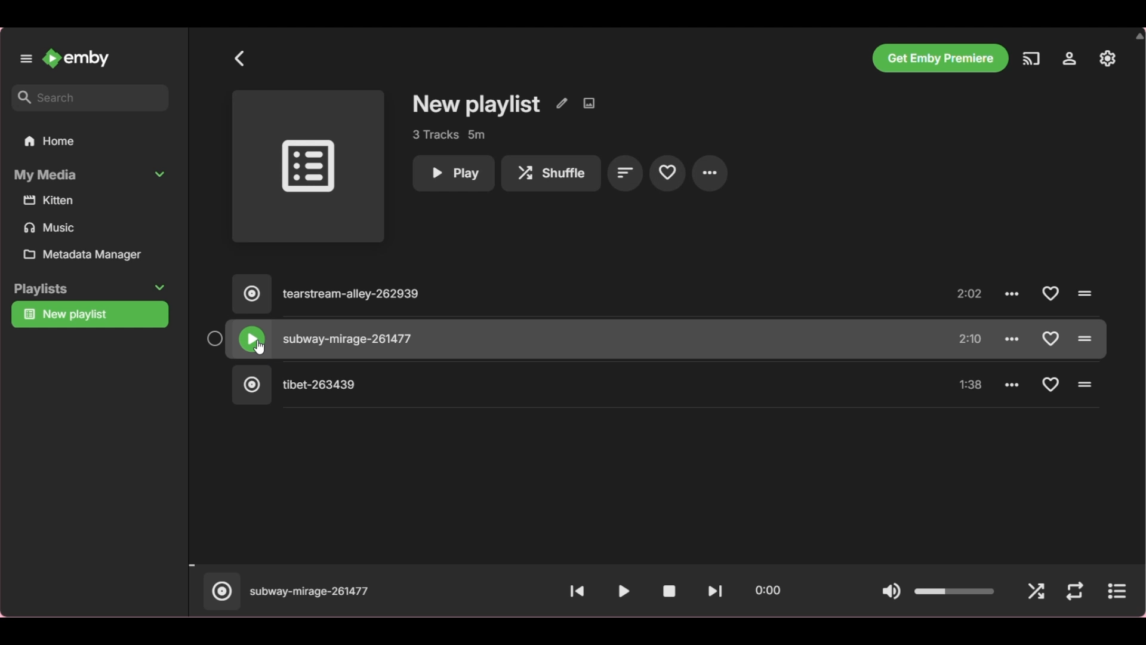  I want to click on Add respective song to favorites, so click(1050, 293).